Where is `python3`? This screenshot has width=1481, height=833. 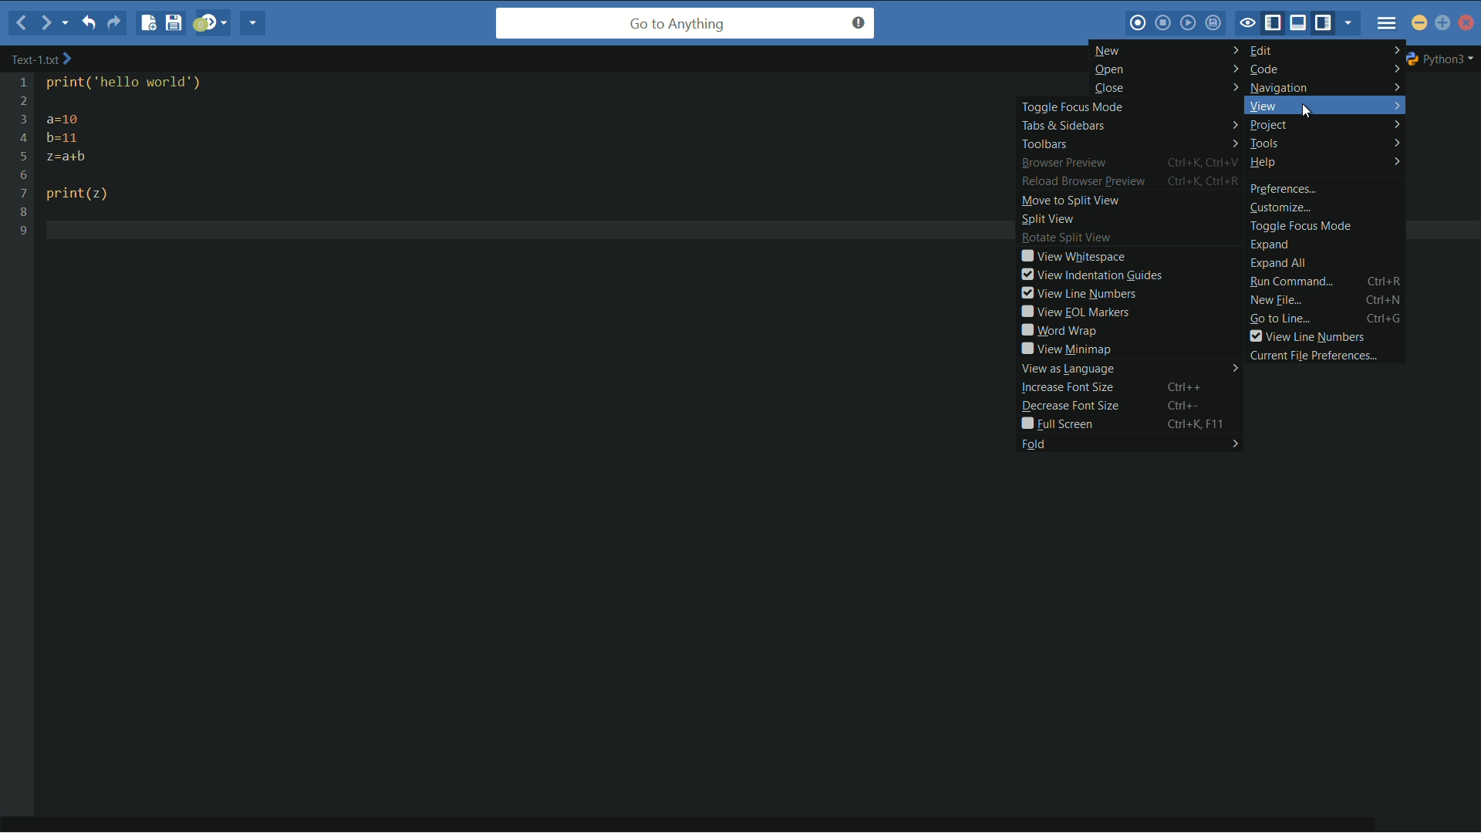 python3 is located at coordinates (1445, 58).